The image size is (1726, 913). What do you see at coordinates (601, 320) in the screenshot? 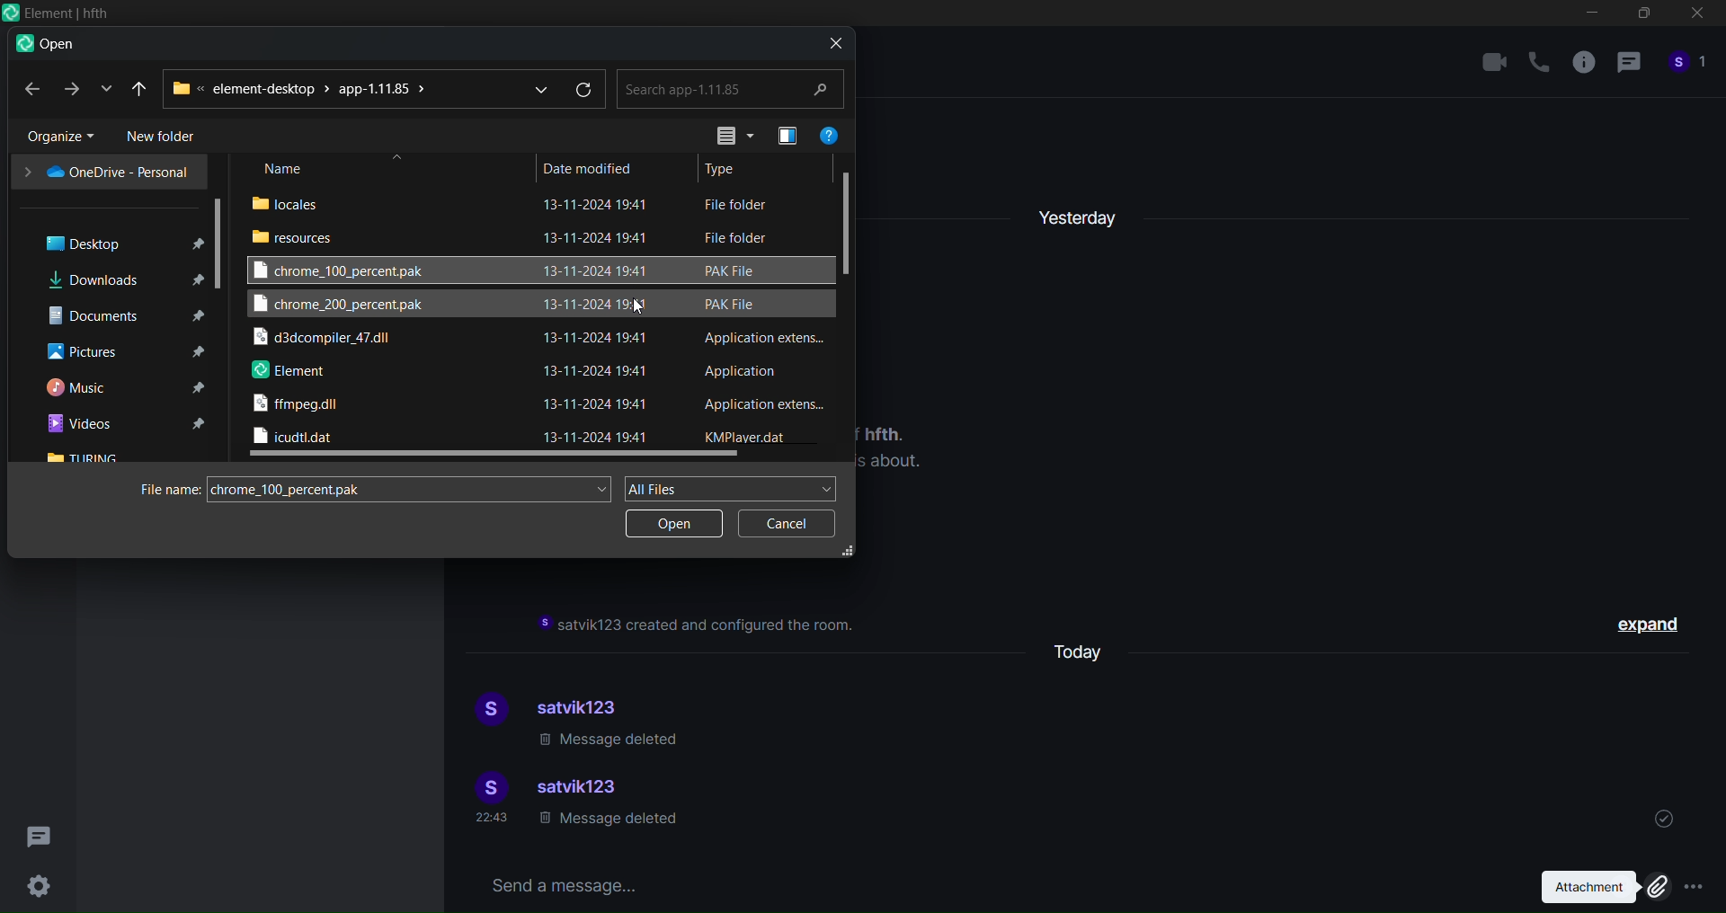
I see `date` at bounding box center [601, 320].